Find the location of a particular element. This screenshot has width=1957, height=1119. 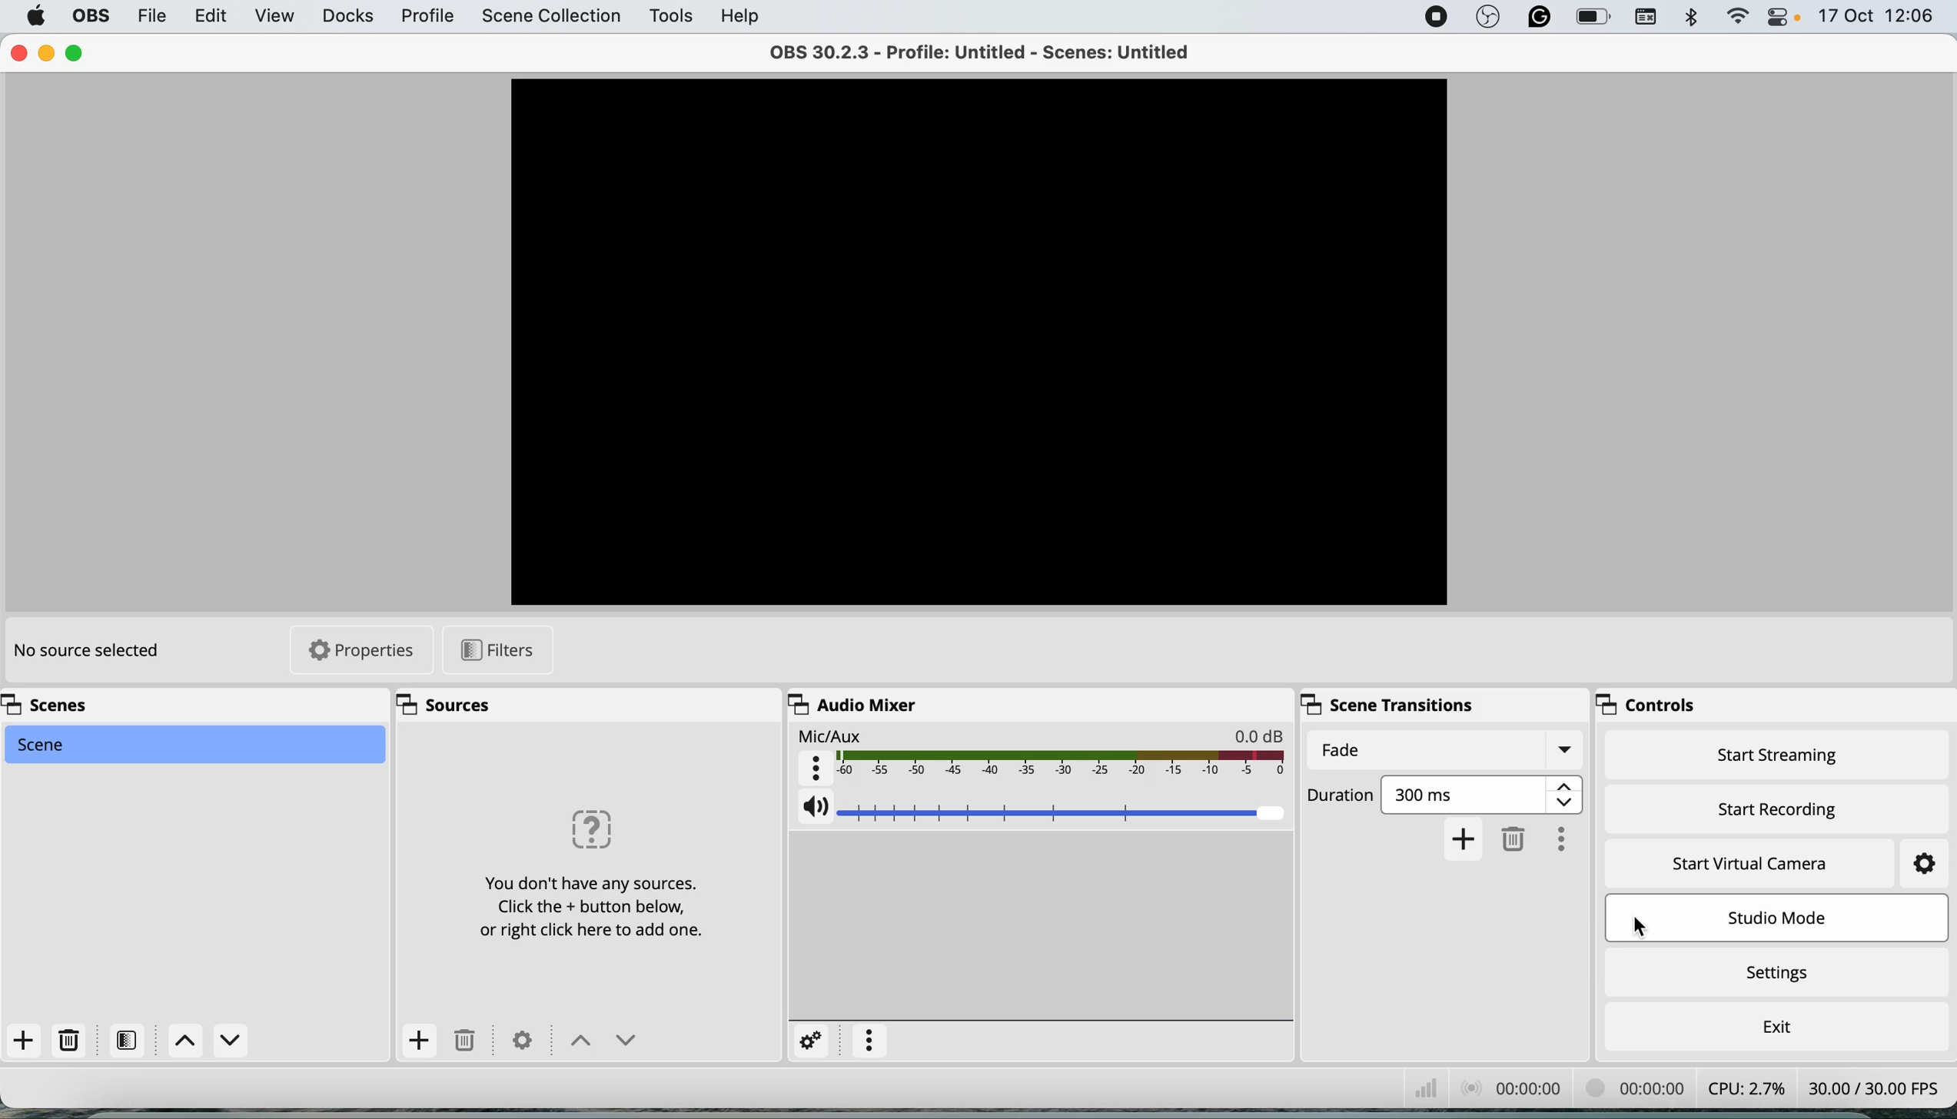

network is located at coordinates (1418, 1088).